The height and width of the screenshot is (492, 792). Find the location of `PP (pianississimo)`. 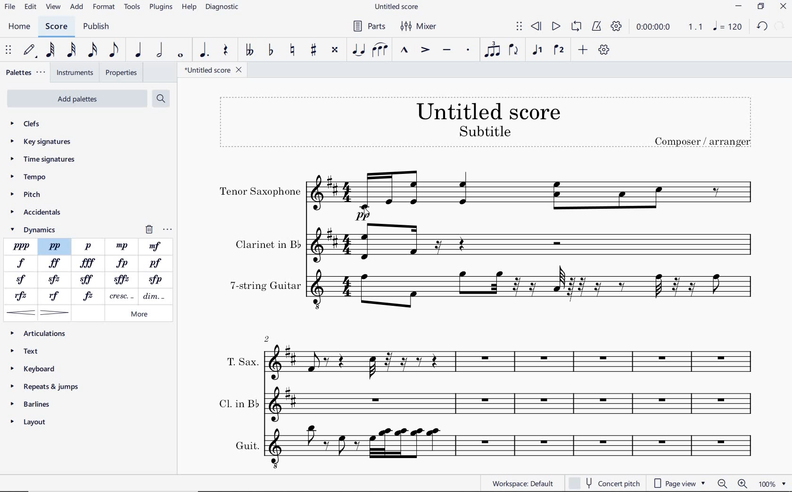

PP (pianississimo) is located at coordinates (55, 246).